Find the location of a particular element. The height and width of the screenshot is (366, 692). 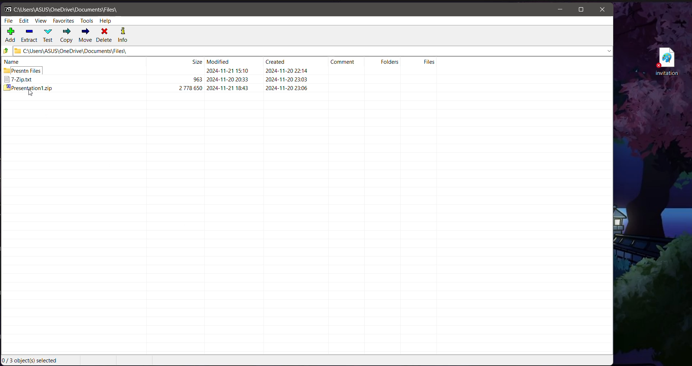

Close is located at coordinates (602, 10).